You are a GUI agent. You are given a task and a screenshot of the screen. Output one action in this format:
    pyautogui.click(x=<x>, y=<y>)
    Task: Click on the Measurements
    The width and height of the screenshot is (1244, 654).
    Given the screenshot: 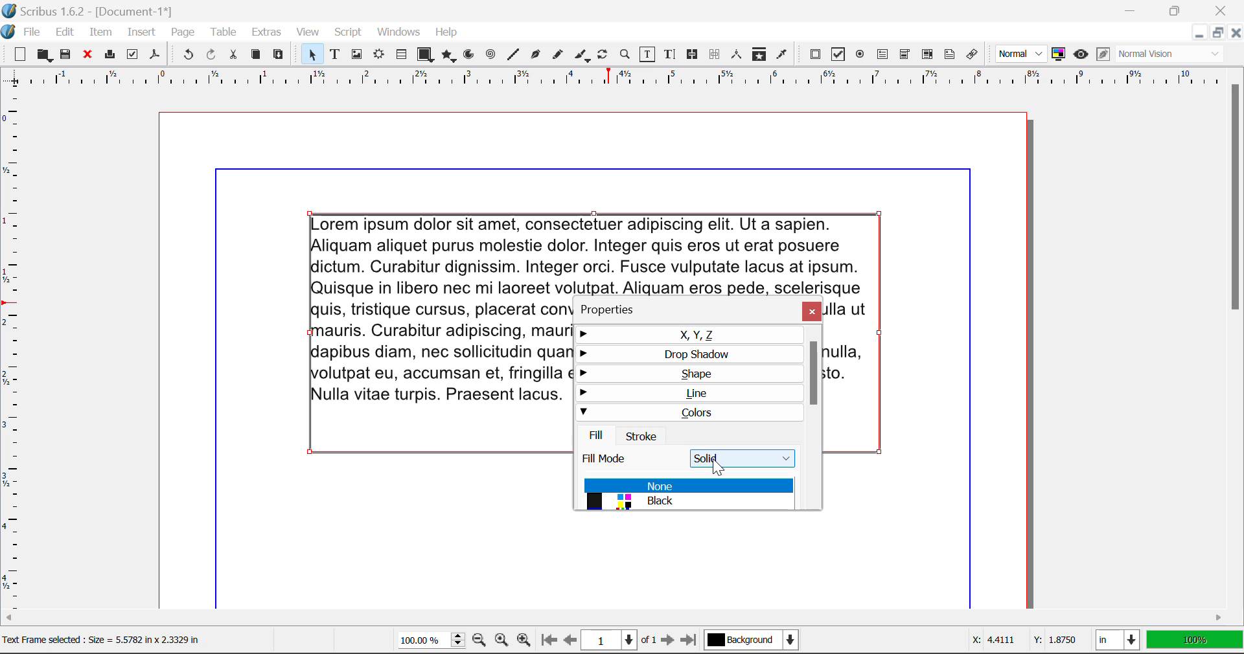 What is the action you would take?
    pyautogui.click(x=737, y=54)
    